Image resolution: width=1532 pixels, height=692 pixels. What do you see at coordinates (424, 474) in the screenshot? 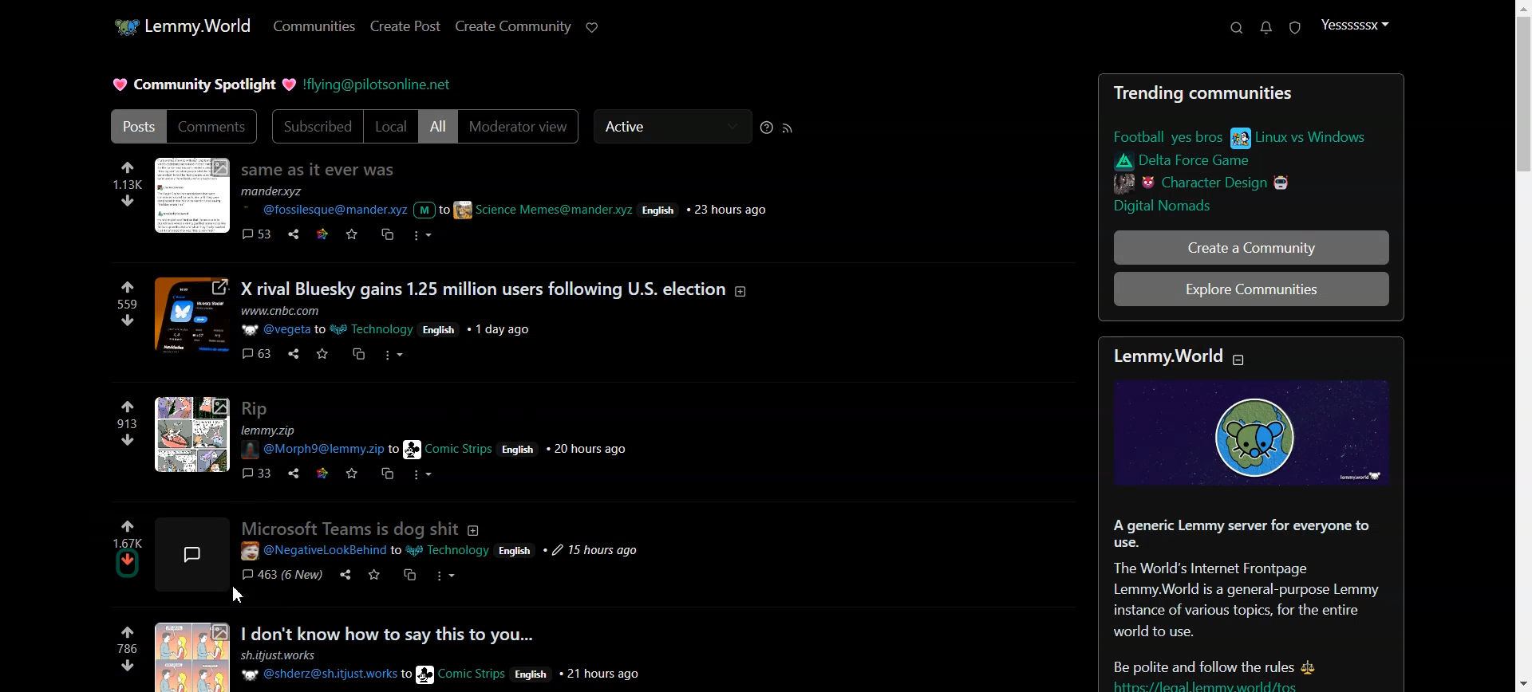
I see `more` at bounding box center [424, 474].